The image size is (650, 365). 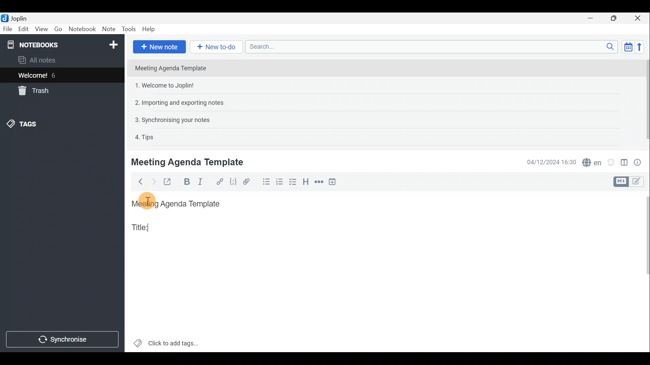 What do you see at coordinates (127, 28) in the screenshot?
I see `Tools` at bounding box center [127, 28].